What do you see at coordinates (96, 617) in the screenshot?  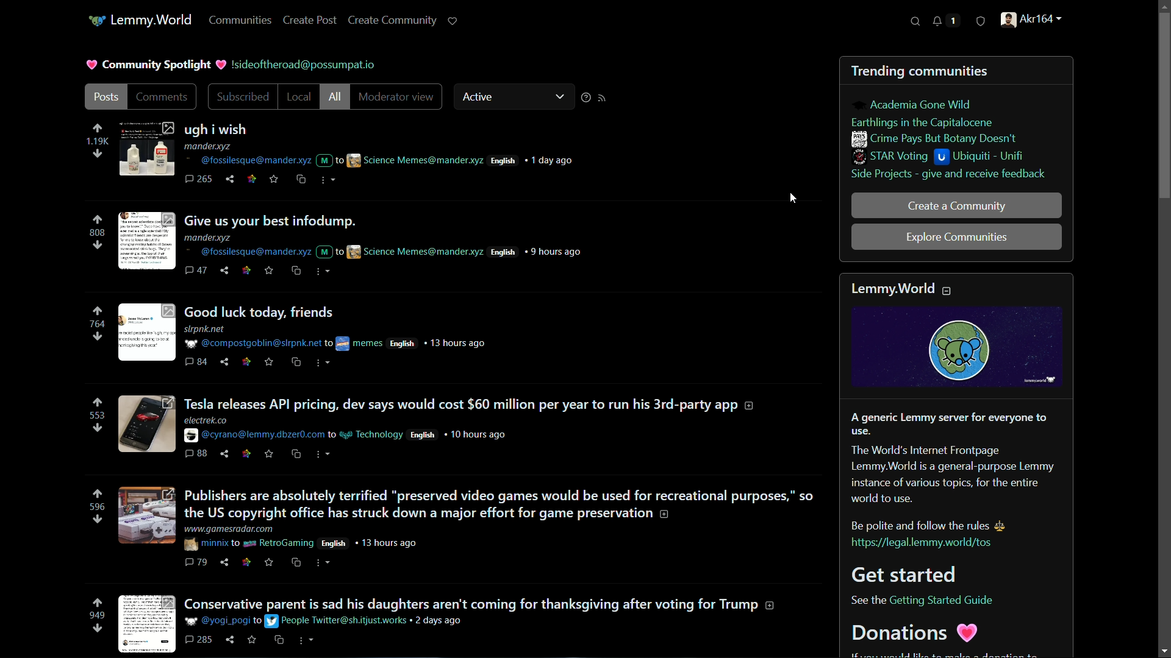 I see `949` at bounding box center [96, 617].